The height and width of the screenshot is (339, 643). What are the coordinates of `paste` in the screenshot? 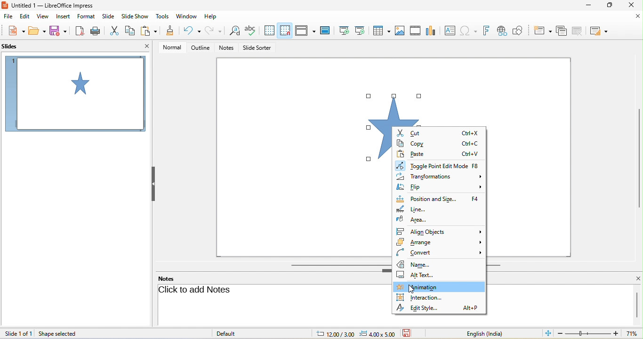 It's located at (437, 154).